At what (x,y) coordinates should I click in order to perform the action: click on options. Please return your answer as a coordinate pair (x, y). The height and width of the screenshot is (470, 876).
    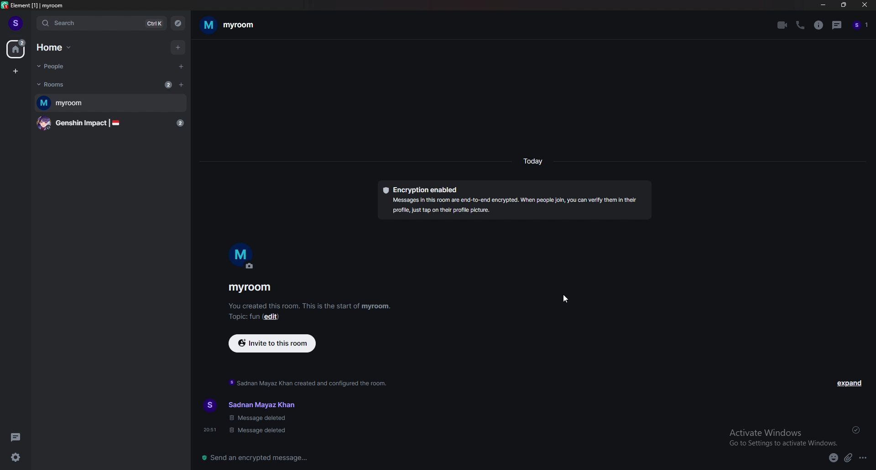
    Looking at the image, I should click on (864, 457).